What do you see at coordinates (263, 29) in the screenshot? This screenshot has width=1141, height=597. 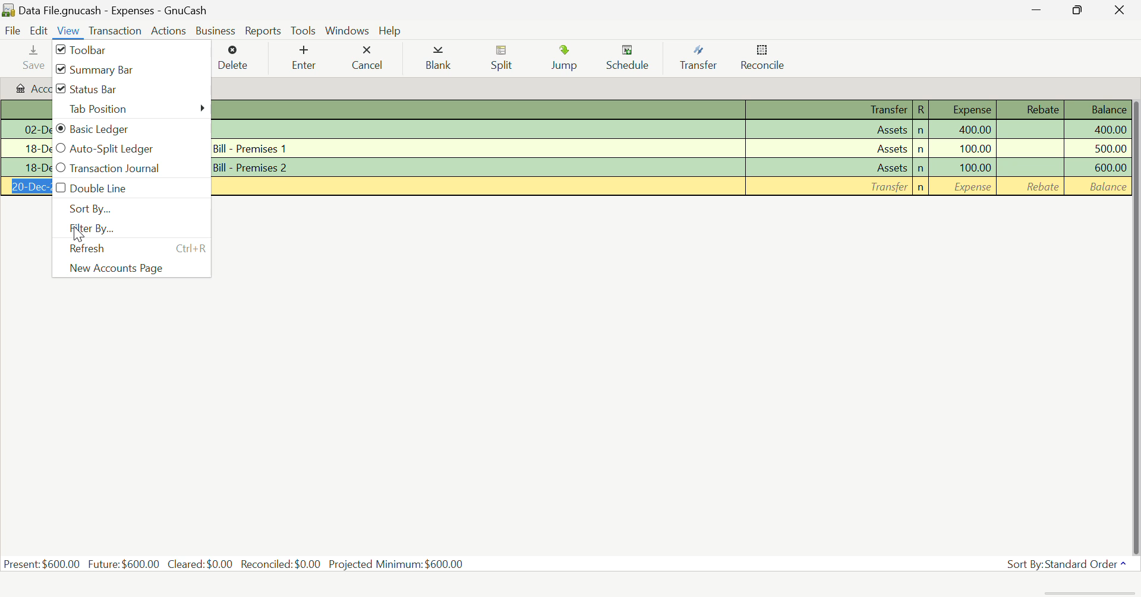 I see `Reports` at bounding box center [263, 29].